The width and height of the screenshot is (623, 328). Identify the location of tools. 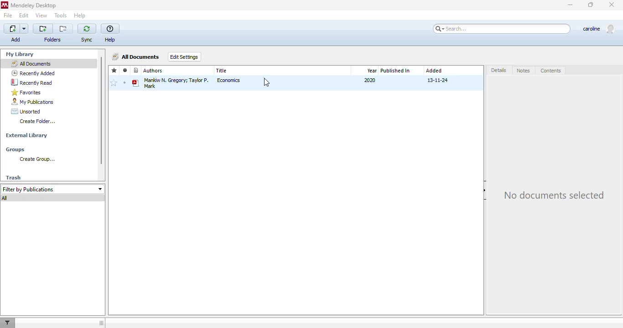
(60, 15).